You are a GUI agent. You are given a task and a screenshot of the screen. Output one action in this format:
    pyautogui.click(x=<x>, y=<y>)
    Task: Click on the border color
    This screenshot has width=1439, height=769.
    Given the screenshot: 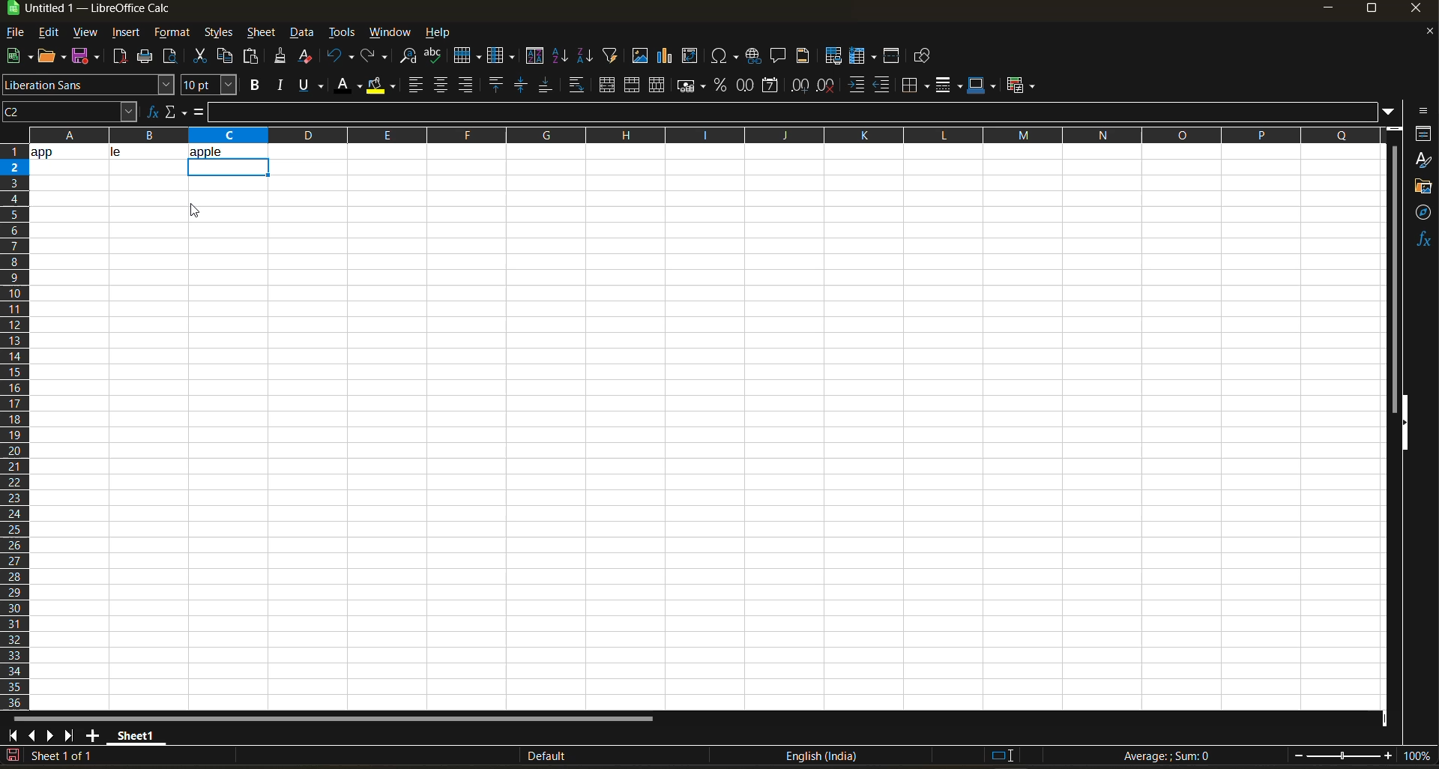 What is the action you would take?
    pyautogui.click(x=983, y=85)
    